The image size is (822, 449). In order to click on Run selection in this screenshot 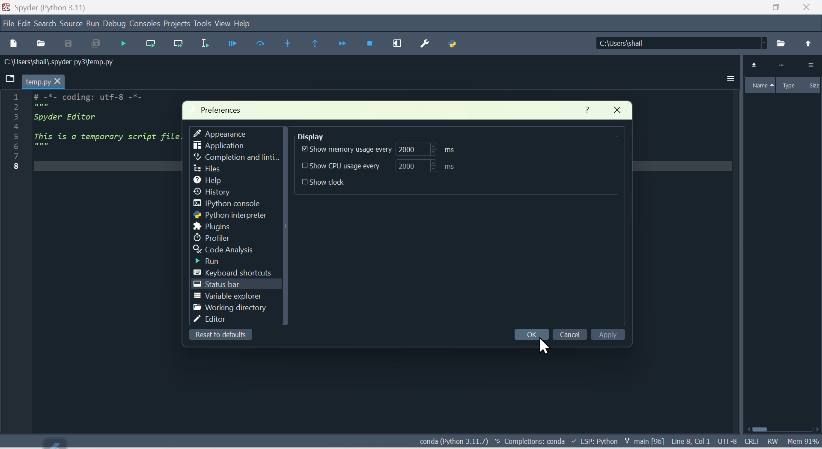, I will do `click(203, 44)`.